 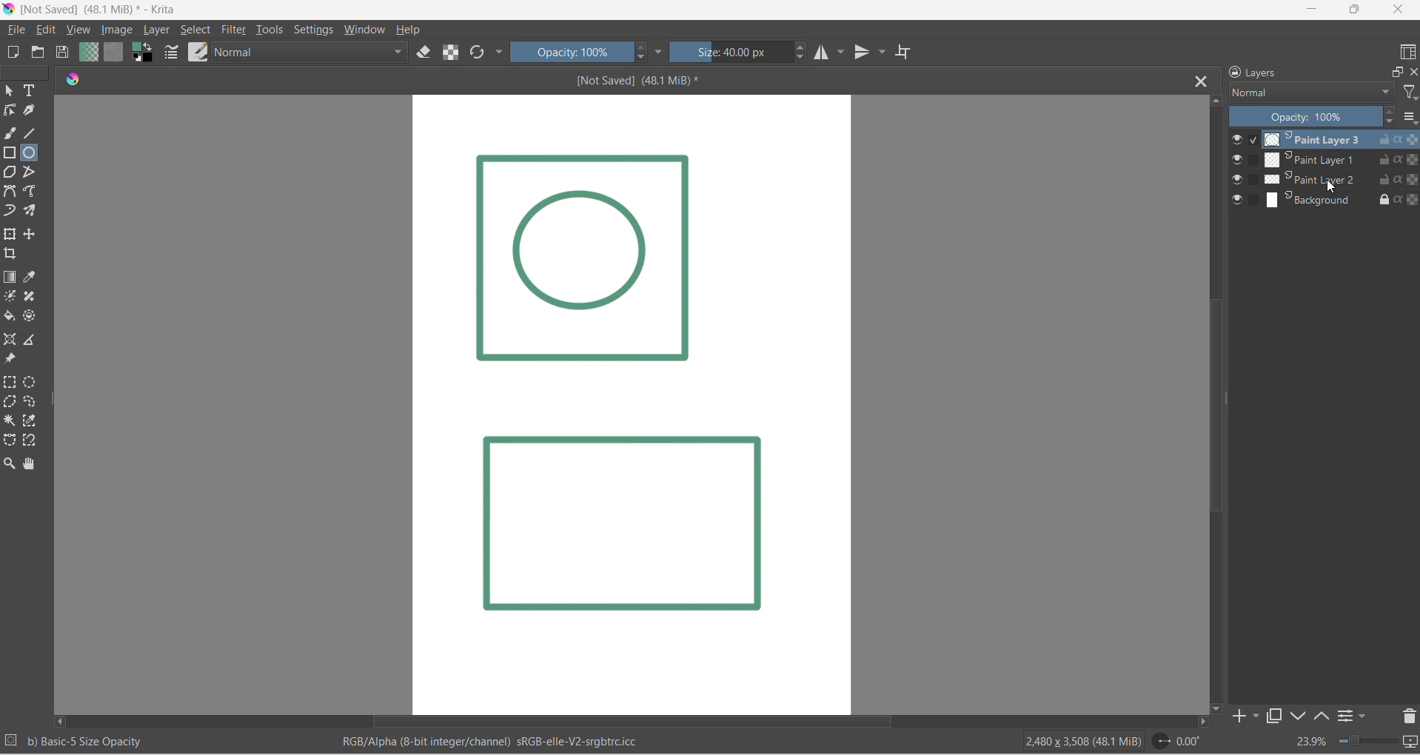 What do you see at coordinates (1407, 159) in the screenshot?
I see `Preserver alpha` at bounding box center [1407, 159].